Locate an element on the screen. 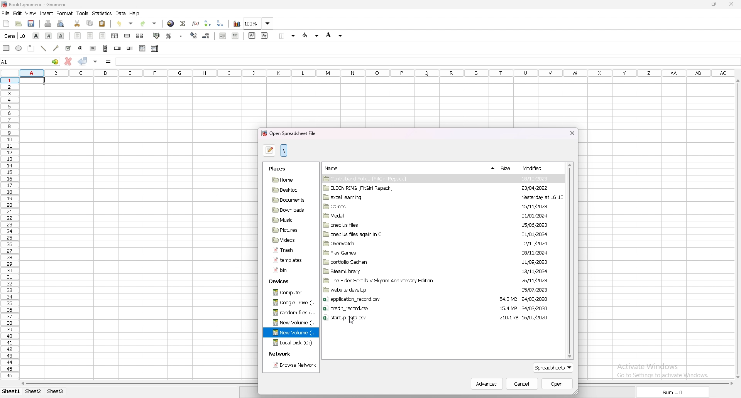 This screenshot has width=741, height=398. sort ascending is located at coordinates (208, 24).